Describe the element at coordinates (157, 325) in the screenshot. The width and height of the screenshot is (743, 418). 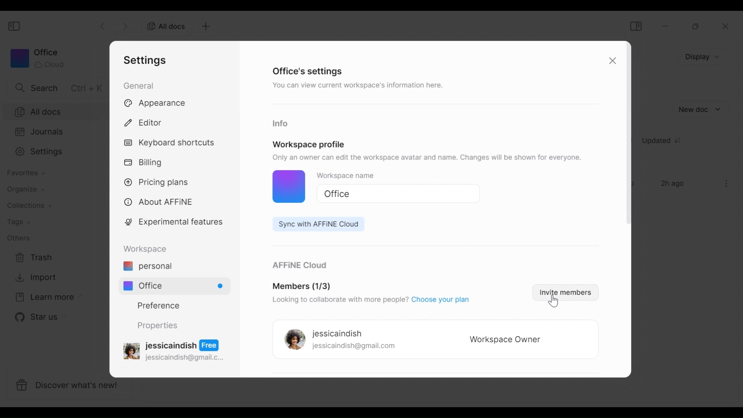
I see `Properties` at that location.